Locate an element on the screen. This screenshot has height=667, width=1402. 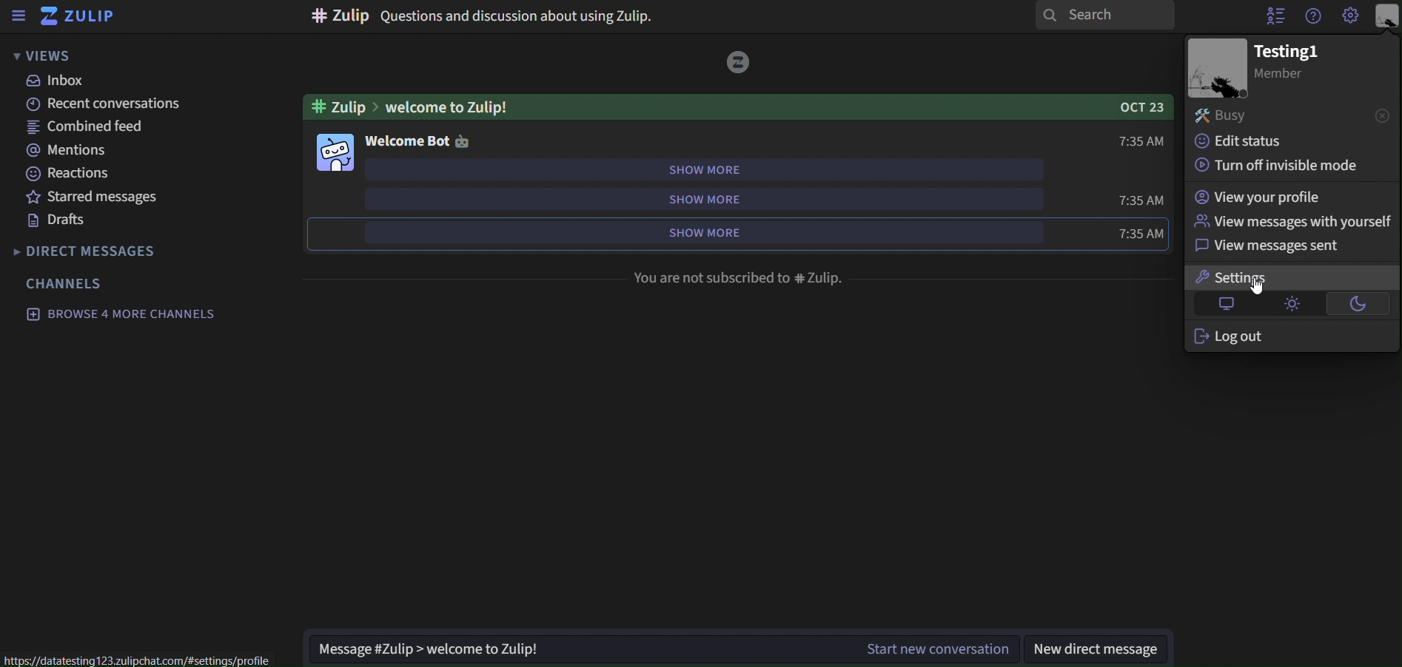
log out is located at coordinates (1287, 336).